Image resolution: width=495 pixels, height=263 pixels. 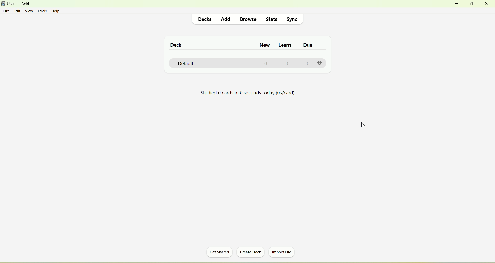 I want to click on logo, so click(x=3, y=4).